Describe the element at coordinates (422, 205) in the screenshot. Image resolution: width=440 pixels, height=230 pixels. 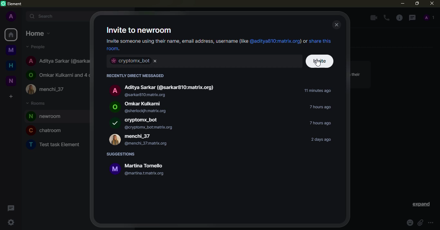
I see `expand` at that location.